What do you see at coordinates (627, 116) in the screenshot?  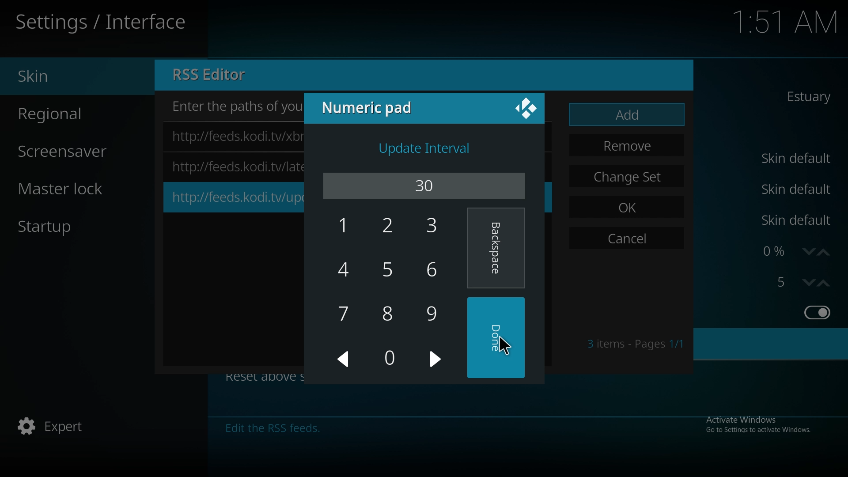 I see `add` at bounding box center [627, 116].